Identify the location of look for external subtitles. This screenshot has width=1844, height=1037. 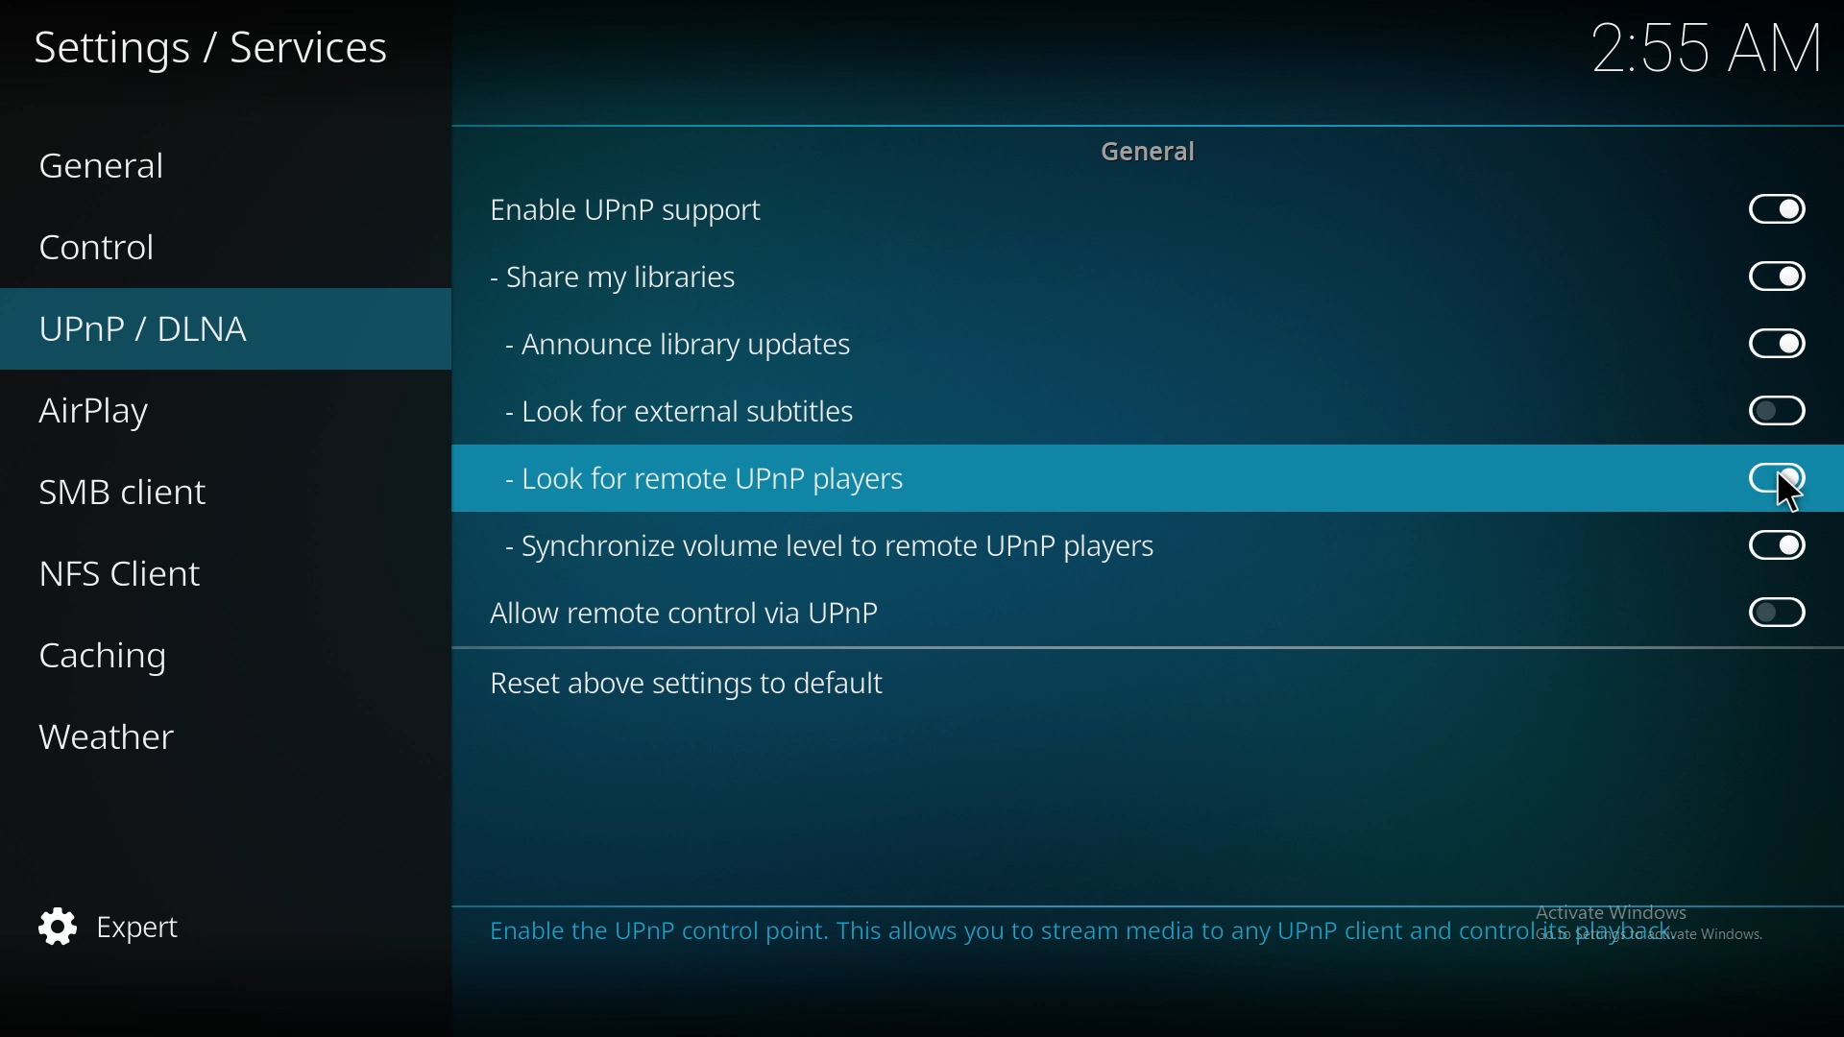
(705, 407).